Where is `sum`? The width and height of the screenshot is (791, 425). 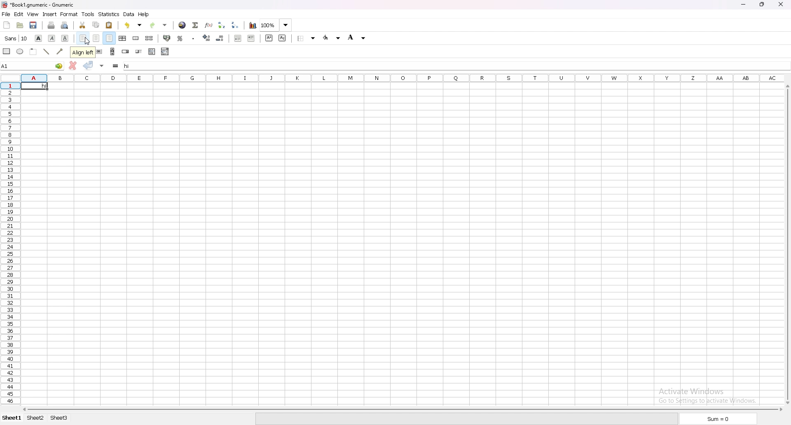
sum is located at coordinates (717, 419).